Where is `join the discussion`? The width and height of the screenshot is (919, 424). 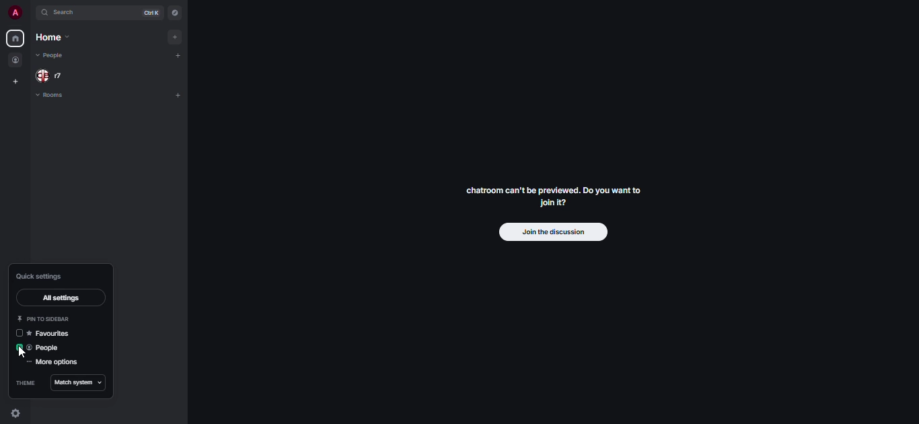
join the discussion is located at coordinates (552, 233).